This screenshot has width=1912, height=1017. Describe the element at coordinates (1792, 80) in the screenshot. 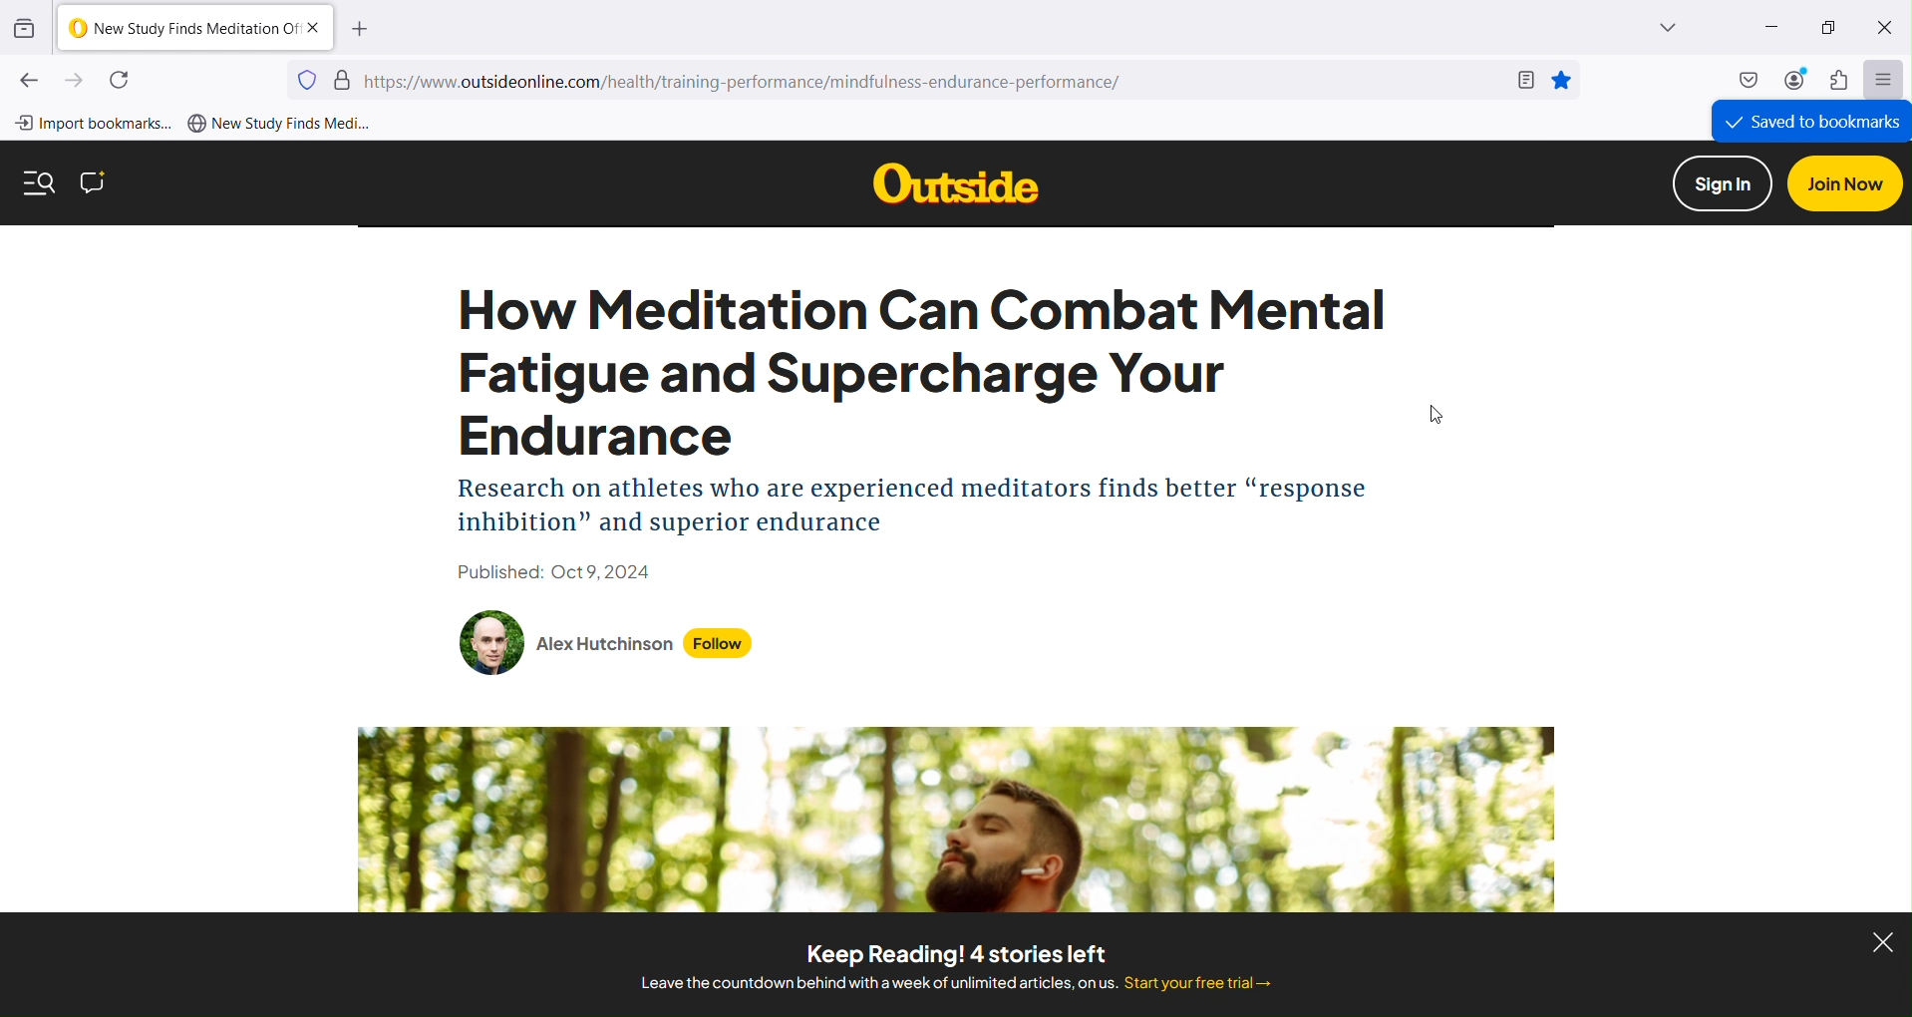

I see `Account` at that location.